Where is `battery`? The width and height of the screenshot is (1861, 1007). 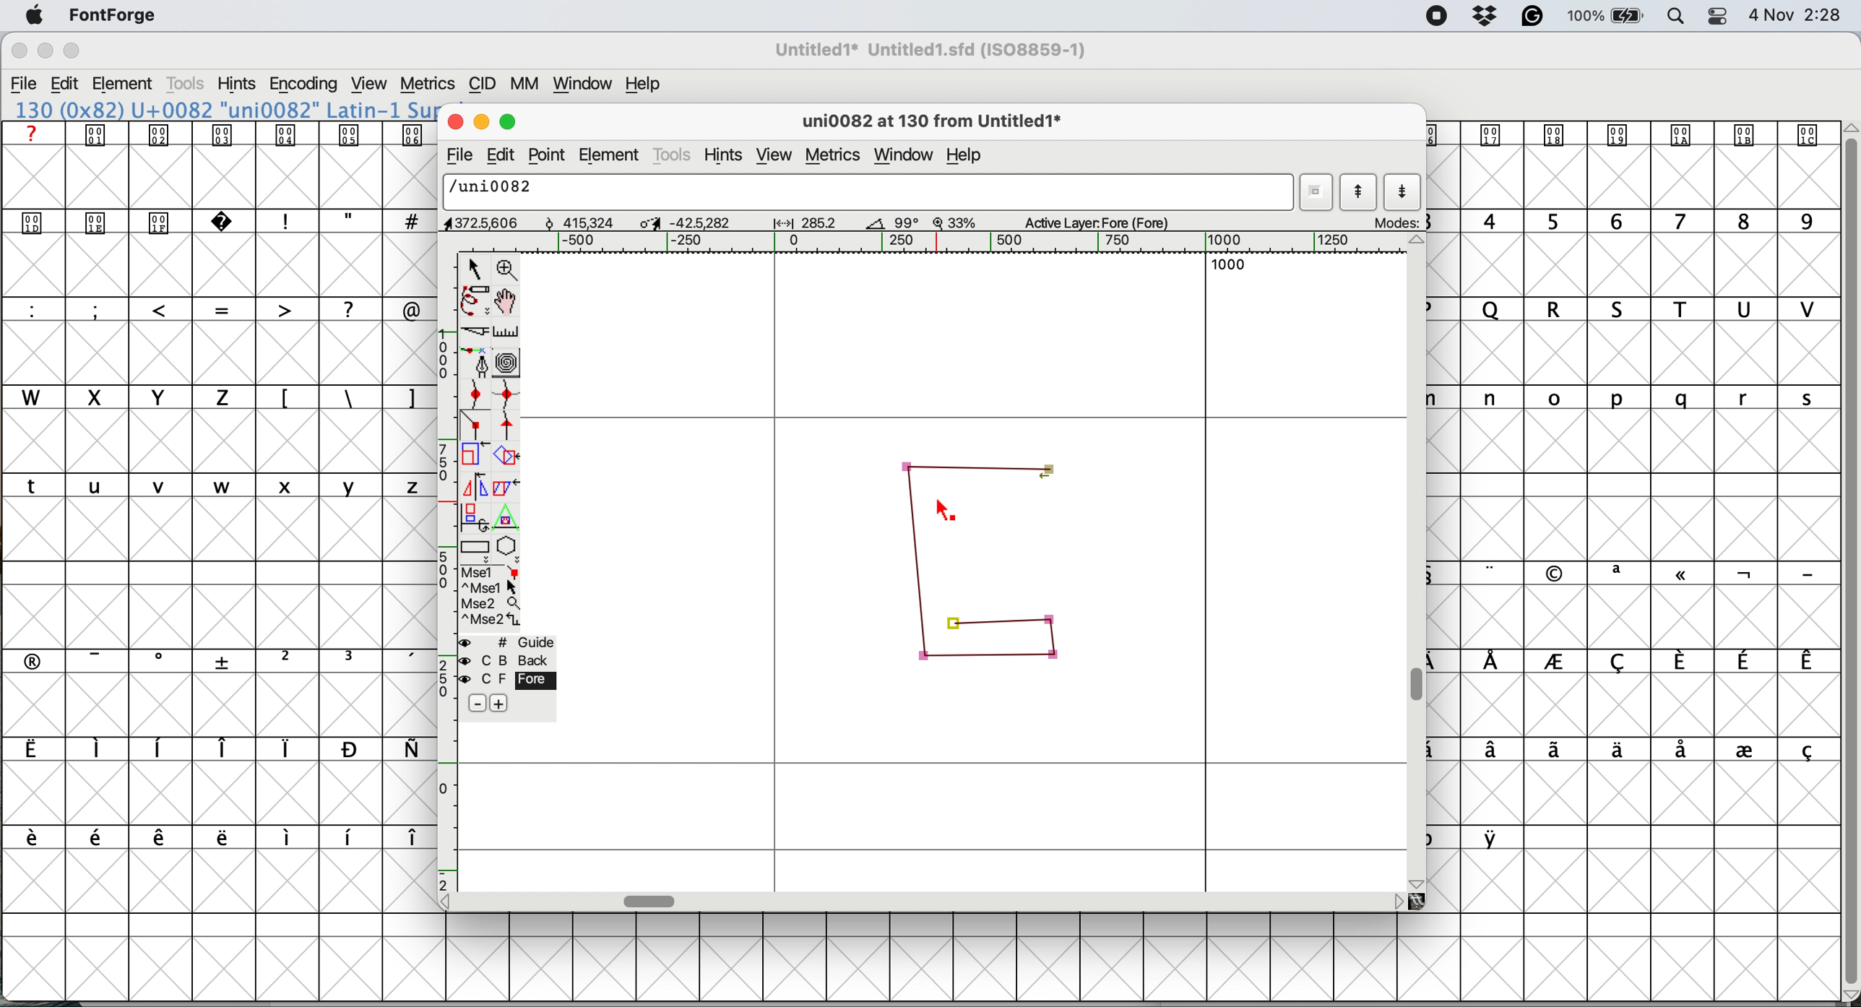 battery is located at coordinates (1604, 16).